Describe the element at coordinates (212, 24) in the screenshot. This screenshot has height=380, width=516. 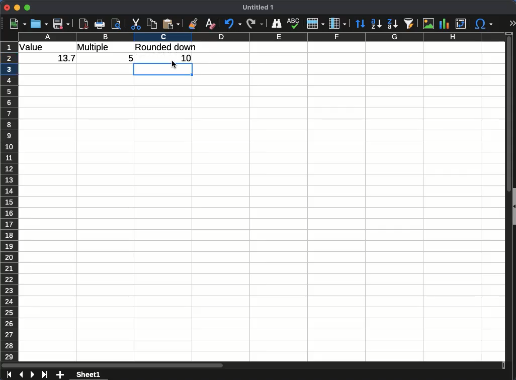
I see `clear formatting` at that location.